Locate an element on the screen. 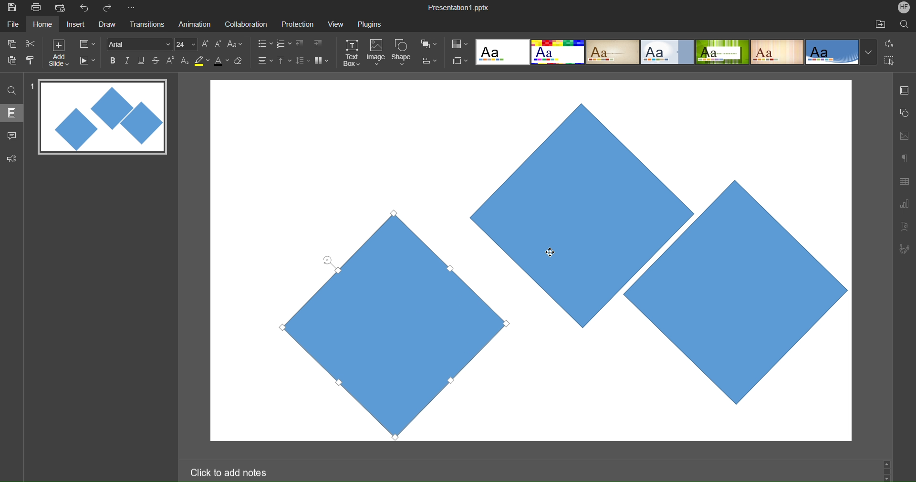  Decrease indent is located at coordinates (302, 45).